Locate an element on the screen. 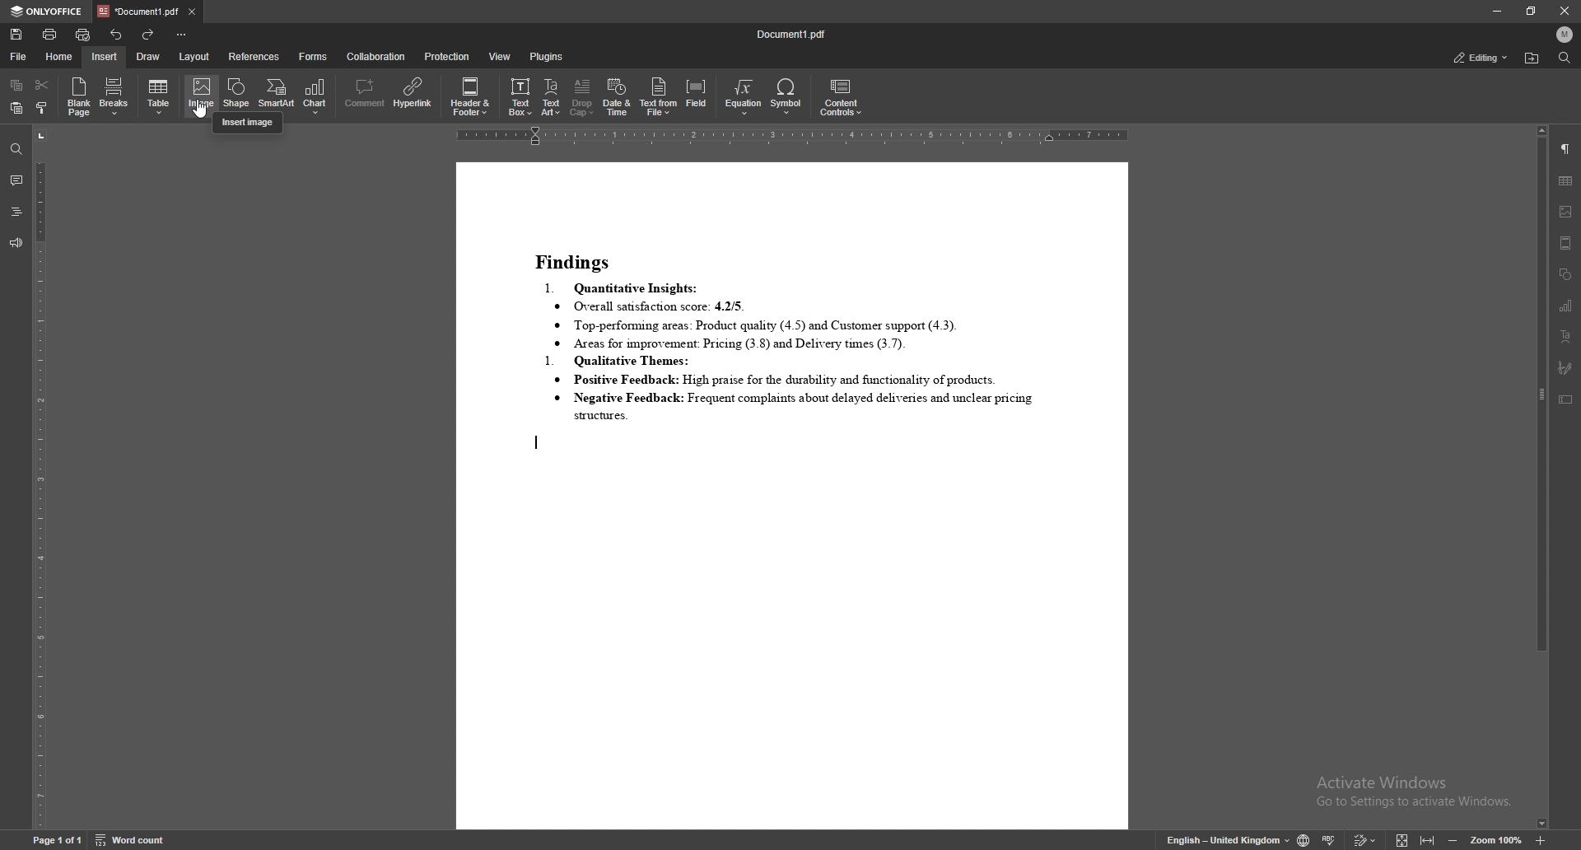  header and footer is located at coordinates (471, 97).